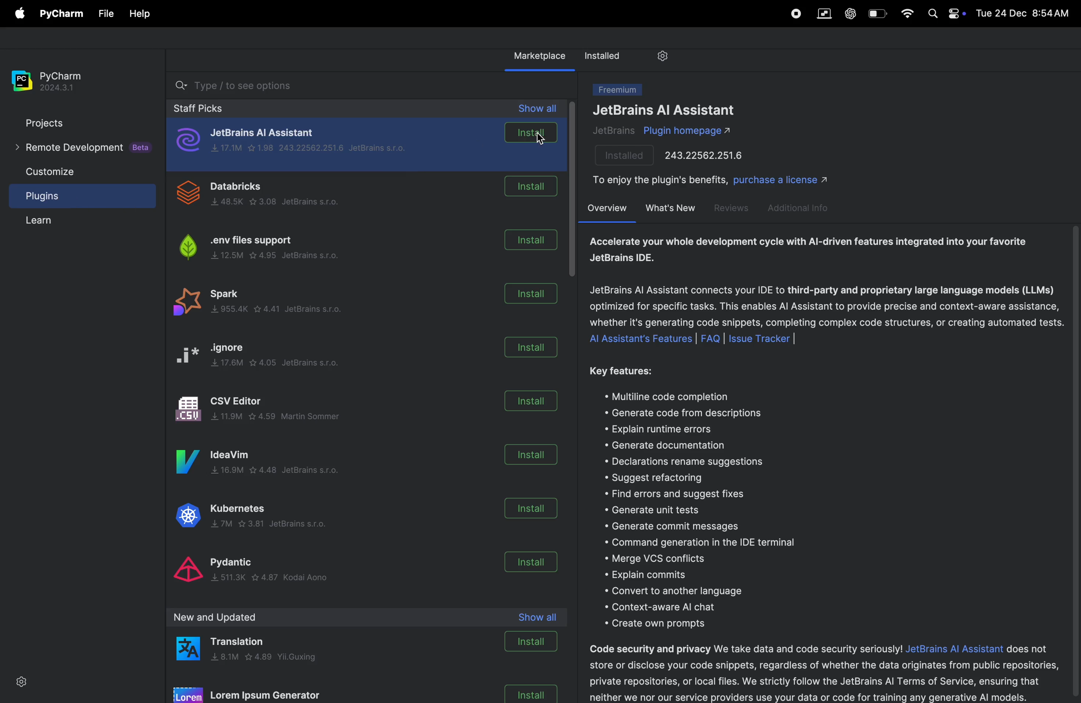  What do you see at coordinates (105, 15) in the screenshot?
I see `File` at bounding box center [105, 15].